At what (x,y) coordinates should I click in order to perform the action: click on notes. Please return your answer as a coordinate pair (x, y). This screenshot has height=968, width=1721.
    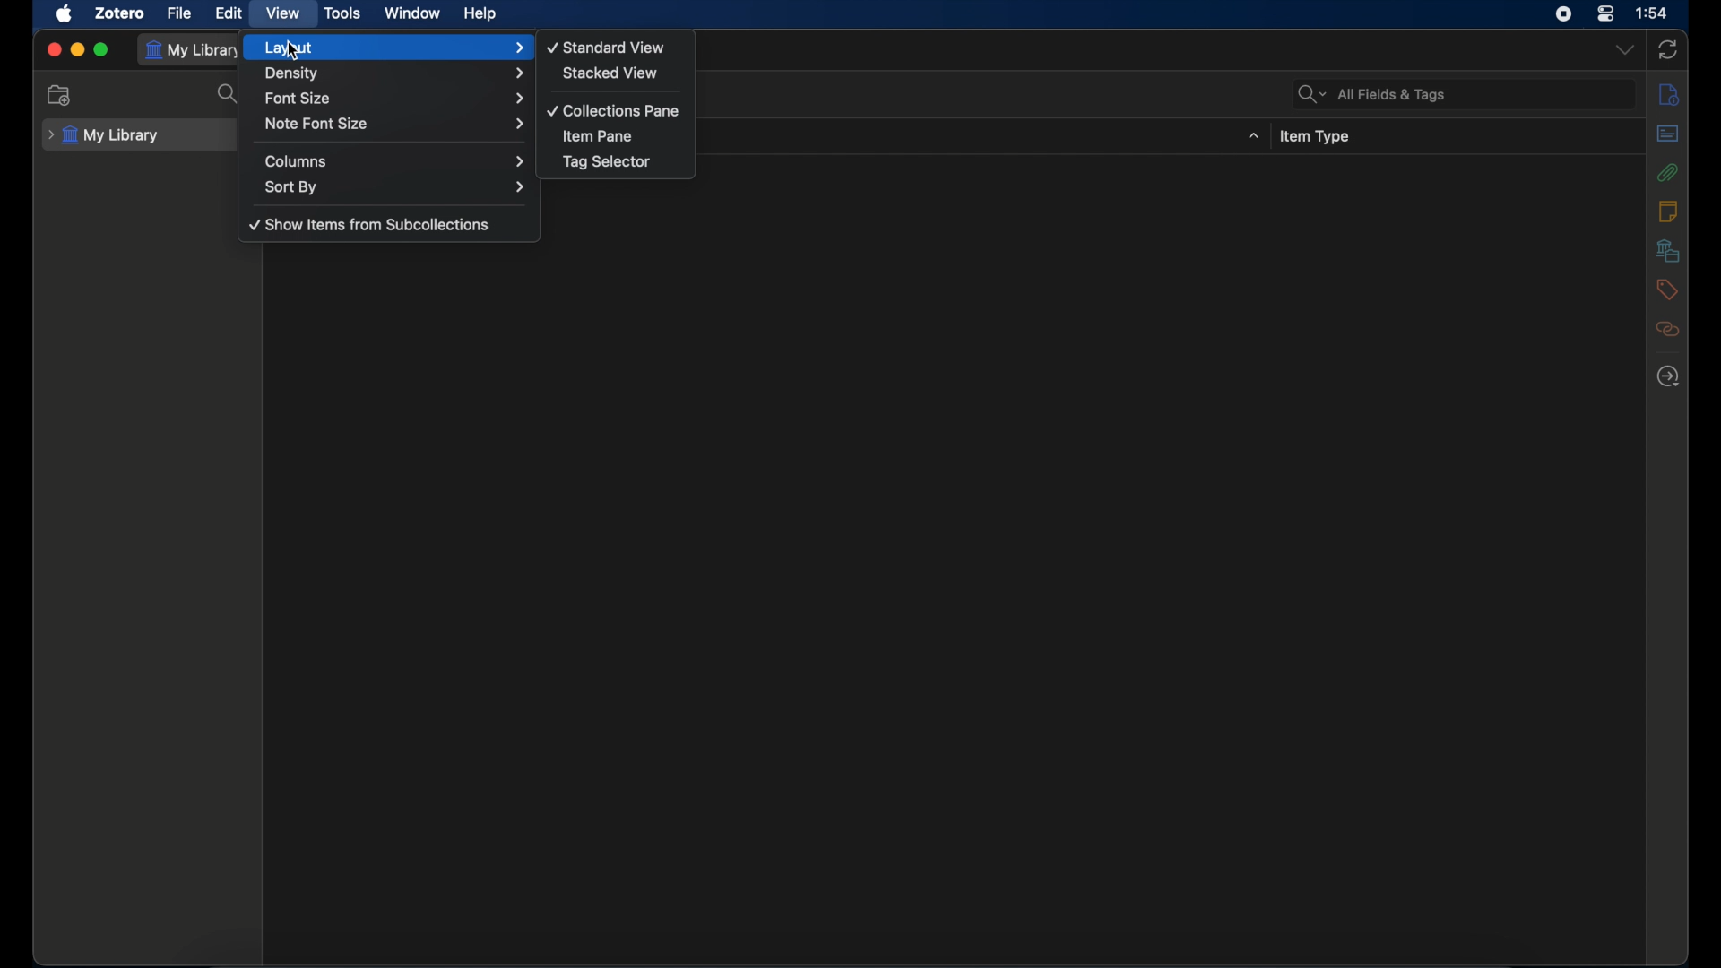
    Looking at the image, I should click on (1668, 212).